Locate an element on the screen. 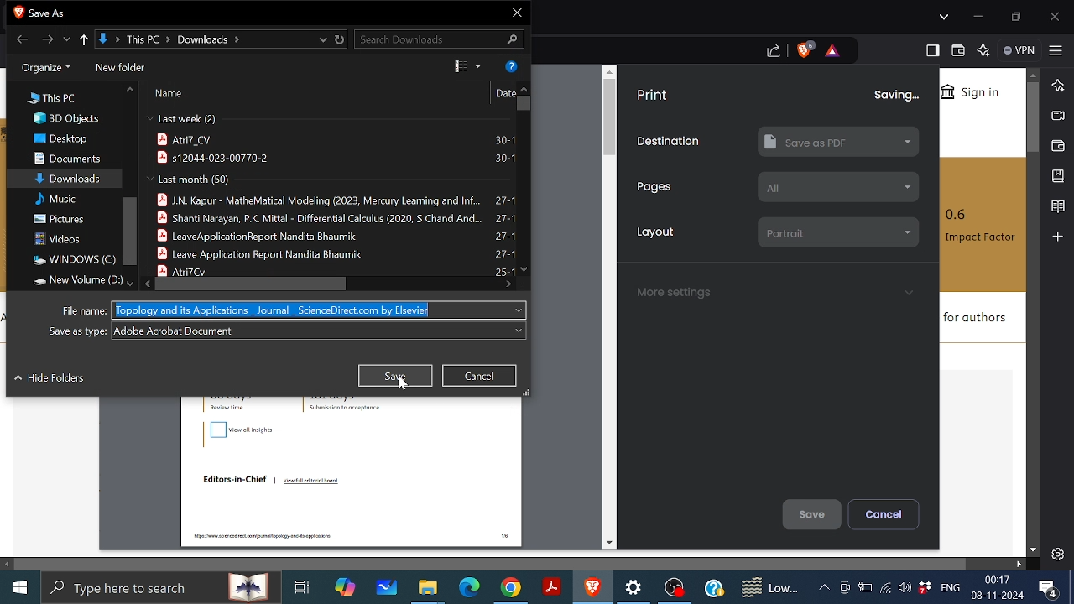  Add bookmark is located at coordinates (1058, 176).